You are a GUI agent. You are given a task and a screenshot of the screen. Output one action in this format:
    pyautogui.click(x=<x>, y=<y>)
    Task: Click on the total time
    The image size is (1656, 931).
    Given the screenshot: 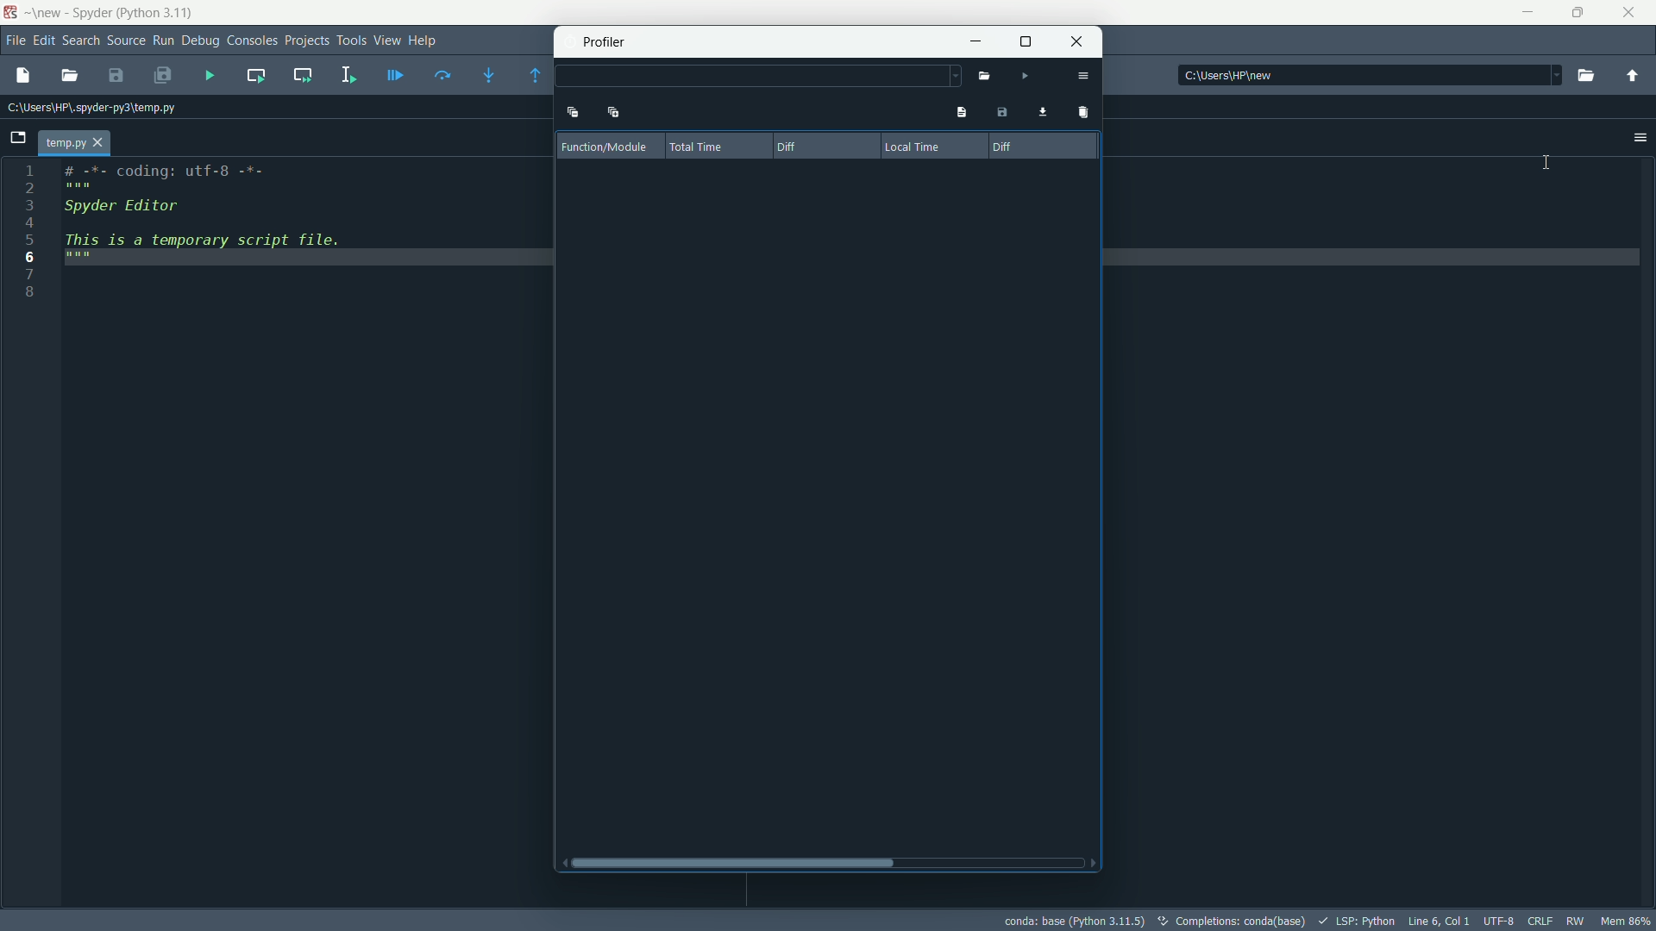 What is the action you would take?
    pyautogui.click(x=695, y=147)
    